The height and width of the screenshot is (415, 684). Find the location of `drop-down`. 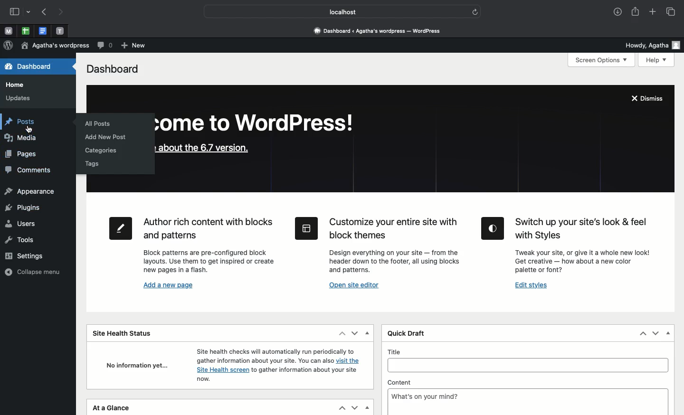

drop-down is located at coordinates (29, 13).